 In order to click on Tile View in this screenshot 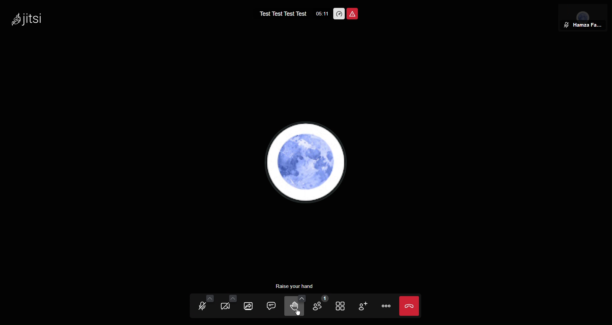, I will do `click(343, 306)`.